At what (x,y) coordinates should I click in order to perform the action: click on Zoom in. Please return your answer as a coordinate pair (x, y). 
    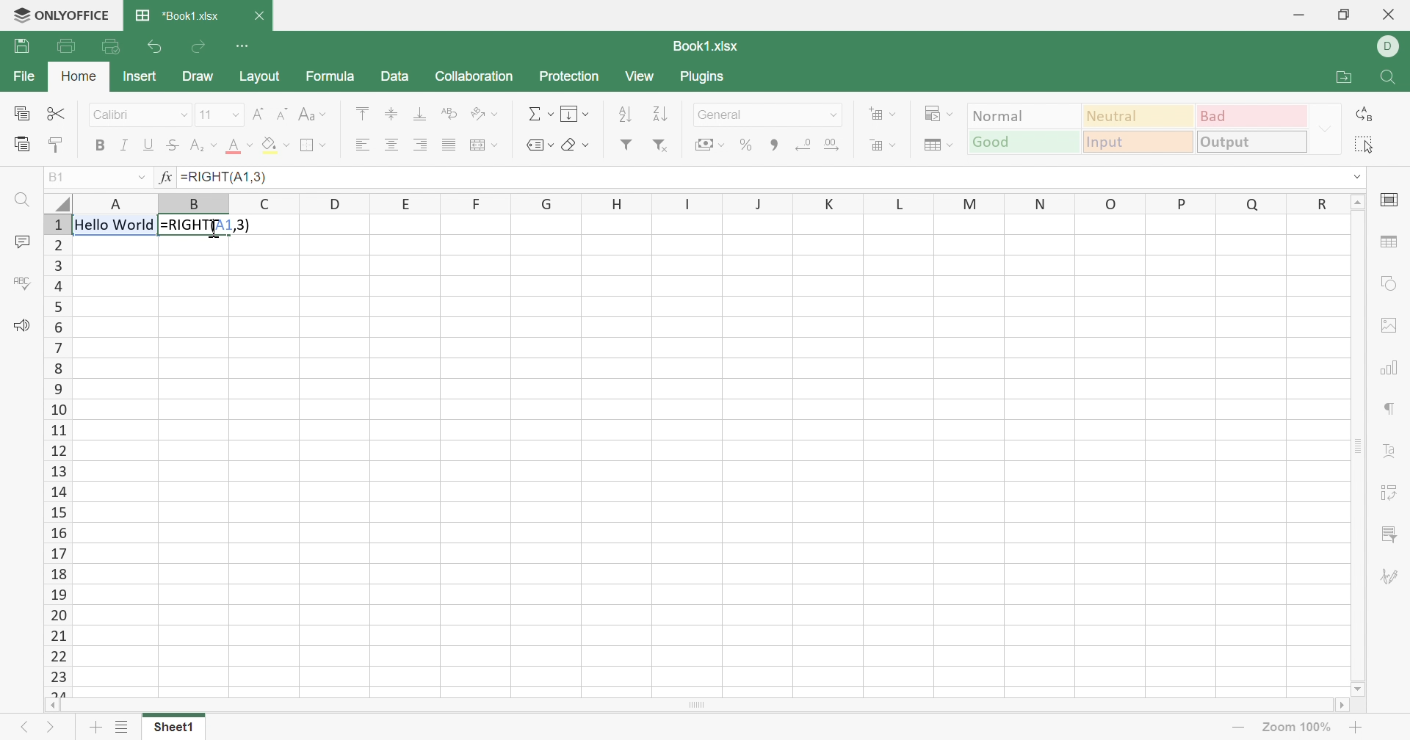
    Looking at the image, I should click on (1357, 730).